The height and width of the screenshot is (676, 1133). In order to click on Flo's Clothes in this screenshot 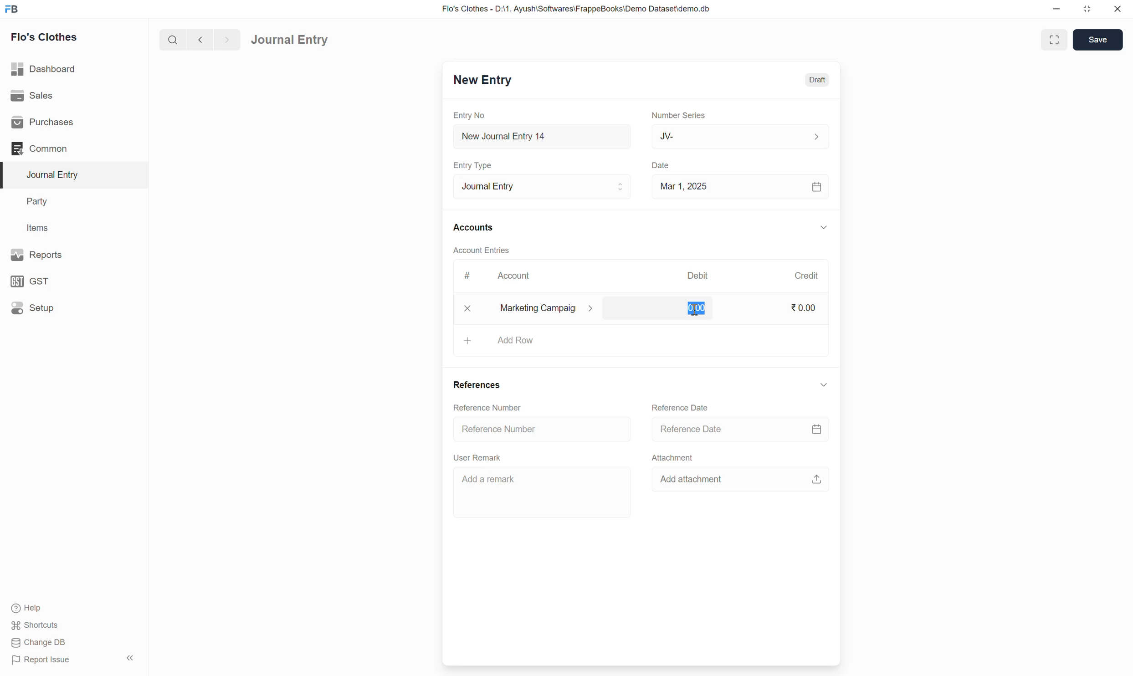, I will do `click(46, 37)`.